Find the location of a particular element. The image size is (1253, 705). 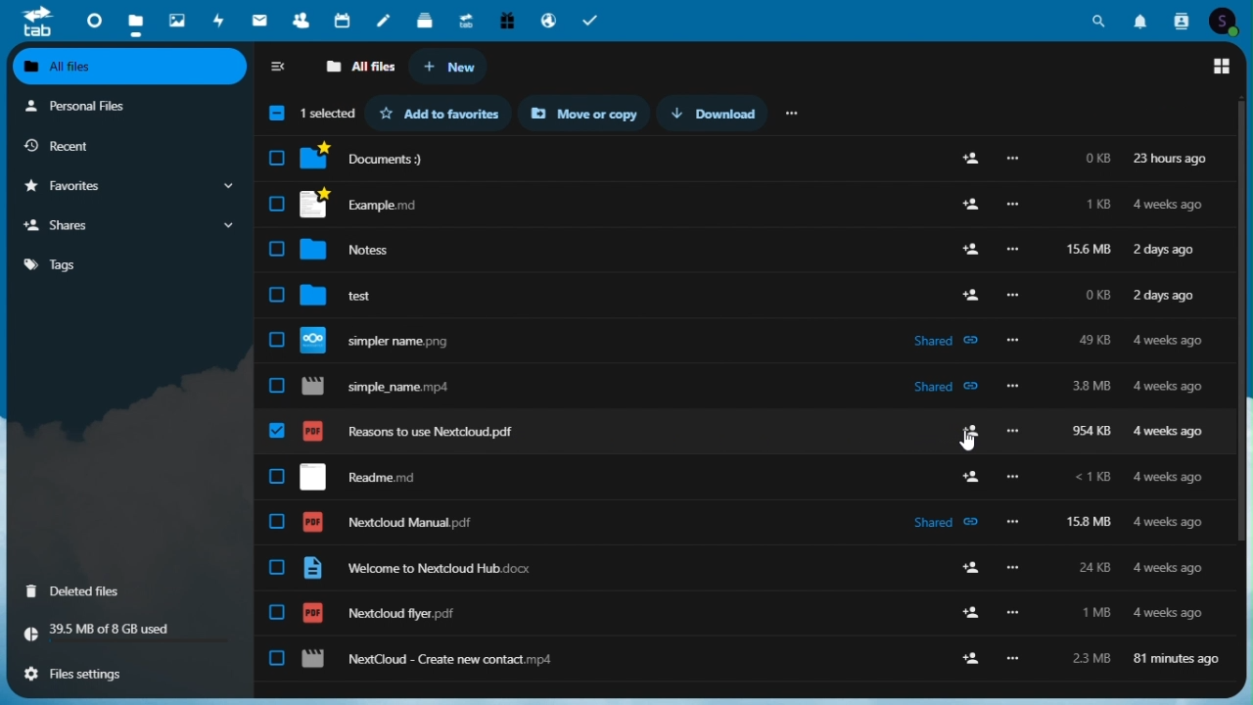

test is located at coordinates (360, 293).